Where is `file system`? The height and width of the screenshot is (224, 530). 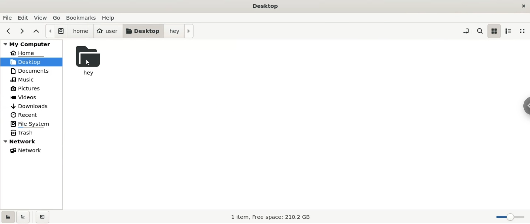
file system is located at coordinates (31, 124).